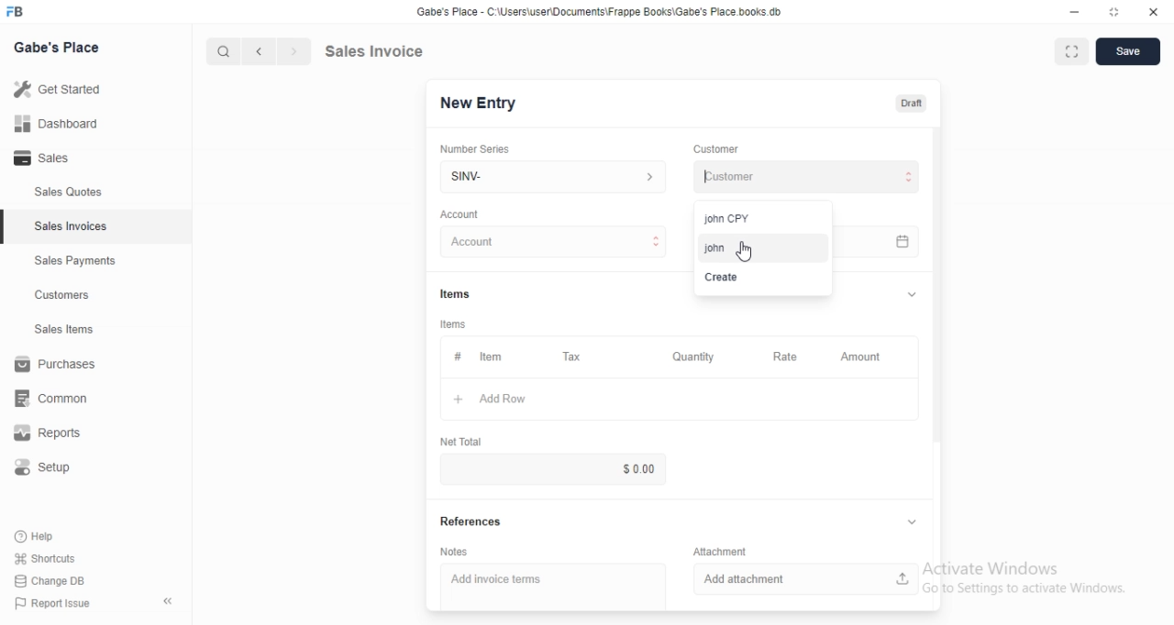  What do you see at coordinates (576, 357) in the screenshot?
I see `Tax` at bounding box center [576, 357].